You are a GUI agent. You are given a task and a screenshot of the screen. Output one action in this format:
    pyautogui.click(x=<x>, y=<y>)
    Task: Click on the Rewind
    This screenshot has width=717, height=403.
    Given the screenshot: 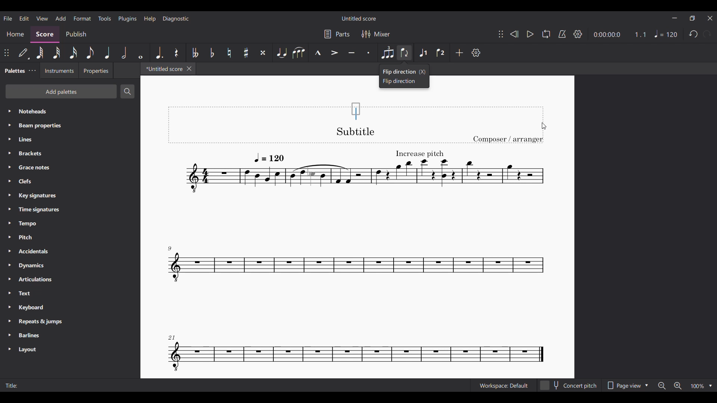 What is the action you would take?
    pyautogui.click(x=514, y=34)
    